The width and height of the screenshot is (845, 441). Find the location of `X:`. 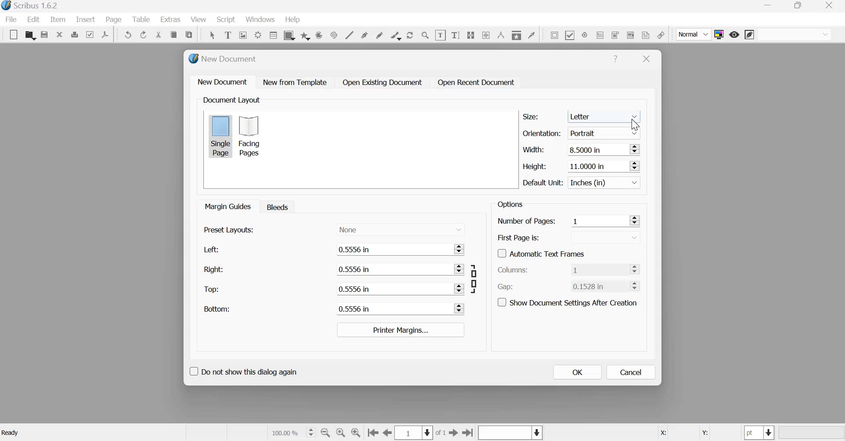

X: is located at coordinates (662, 433).